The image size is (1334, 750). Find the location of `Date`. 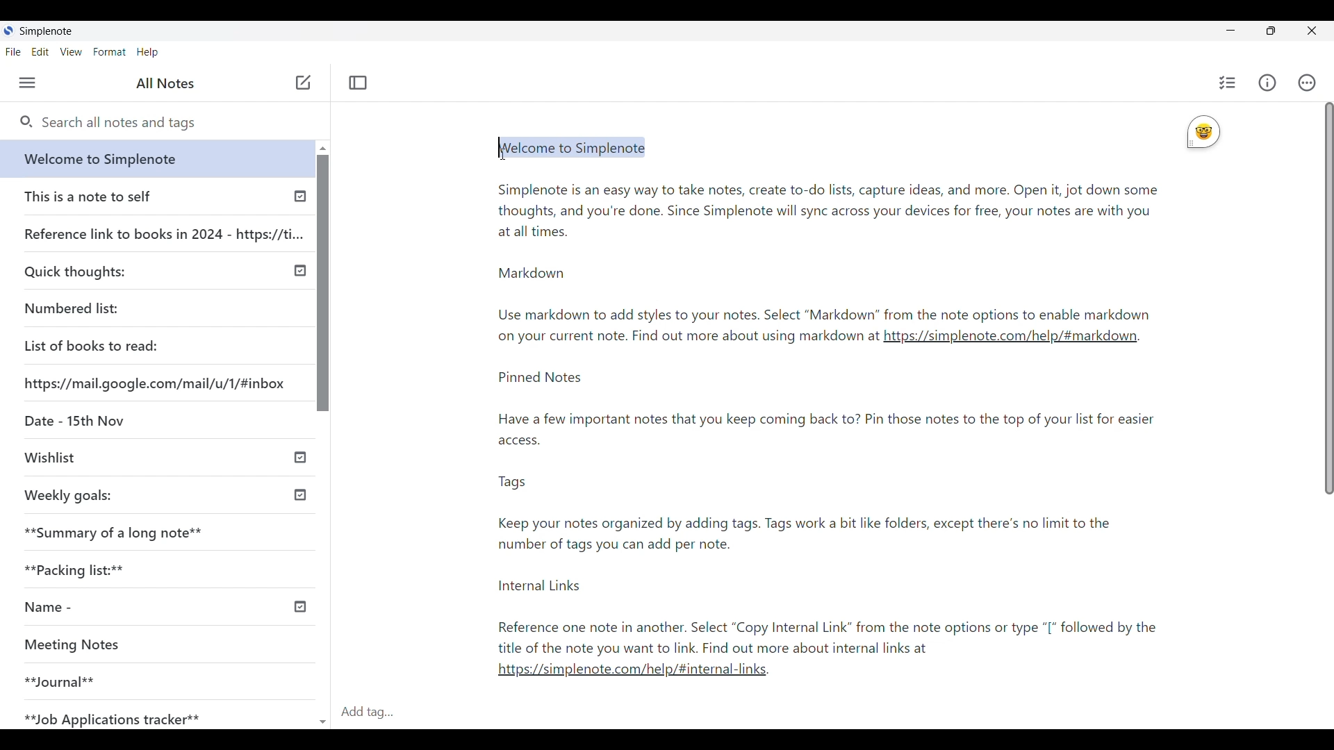

Date is located at coordinates (73, 418).